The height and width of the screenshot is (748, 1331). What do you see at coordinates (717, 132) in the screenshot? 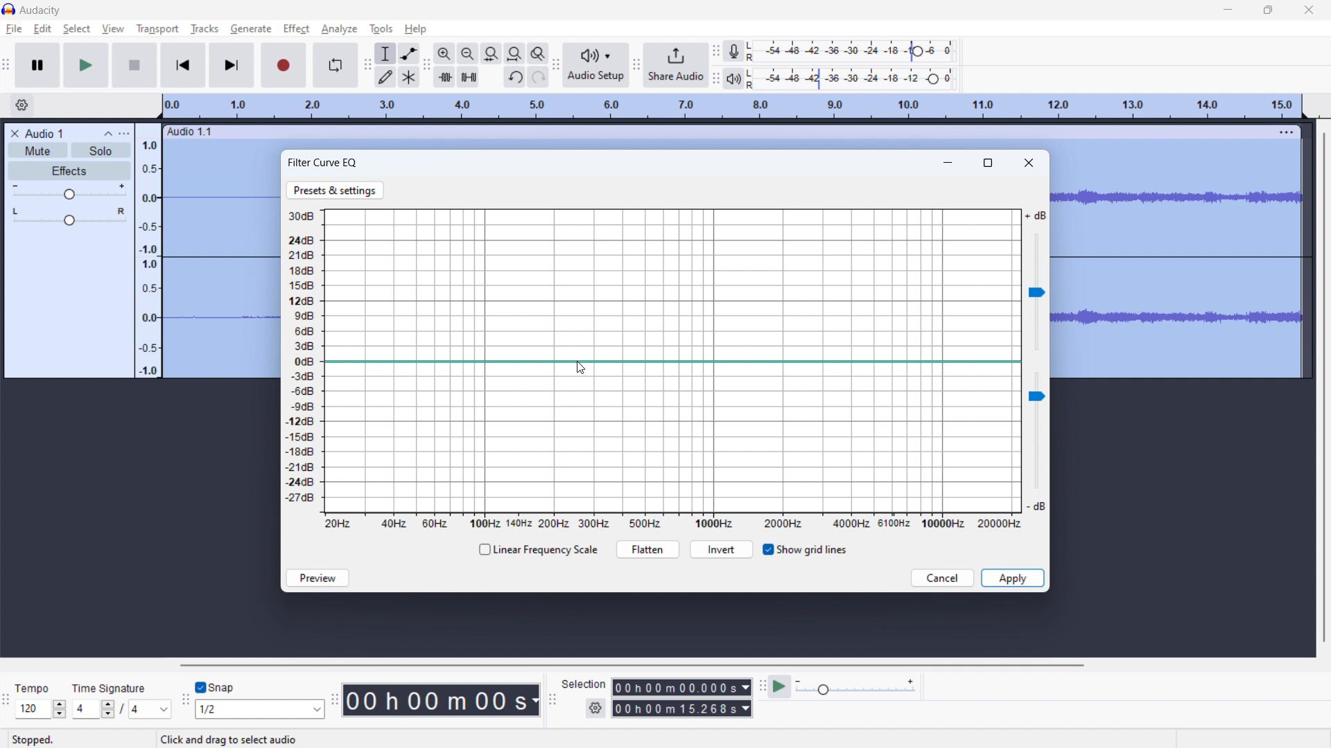
I see `hold to move` at bounding box center [717, 132].